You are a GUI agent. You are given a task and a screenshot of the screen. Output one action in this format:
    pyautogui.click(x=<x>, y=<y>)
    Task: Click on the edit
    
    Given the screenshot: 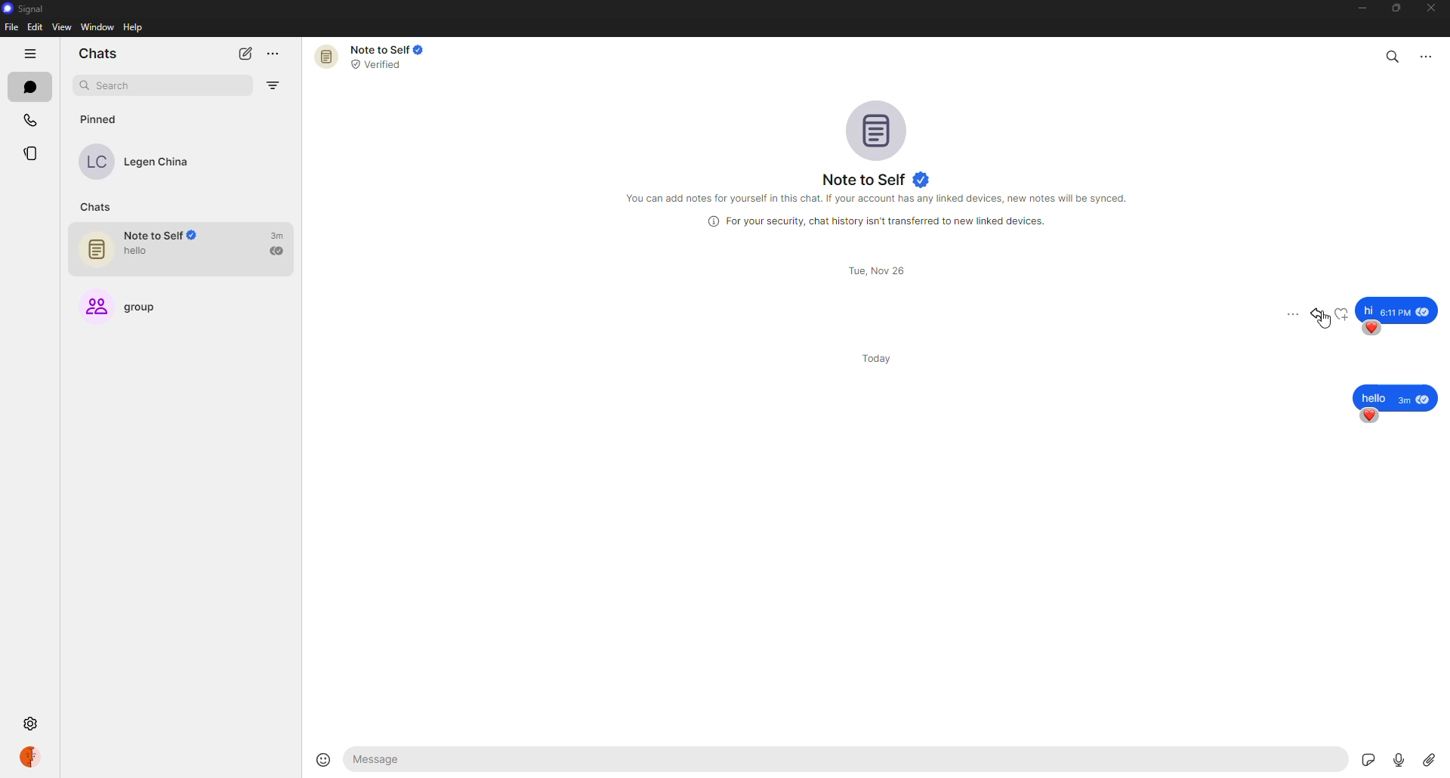 What is the action you would take?
    pyautogui.click(x=34, y=26)
    